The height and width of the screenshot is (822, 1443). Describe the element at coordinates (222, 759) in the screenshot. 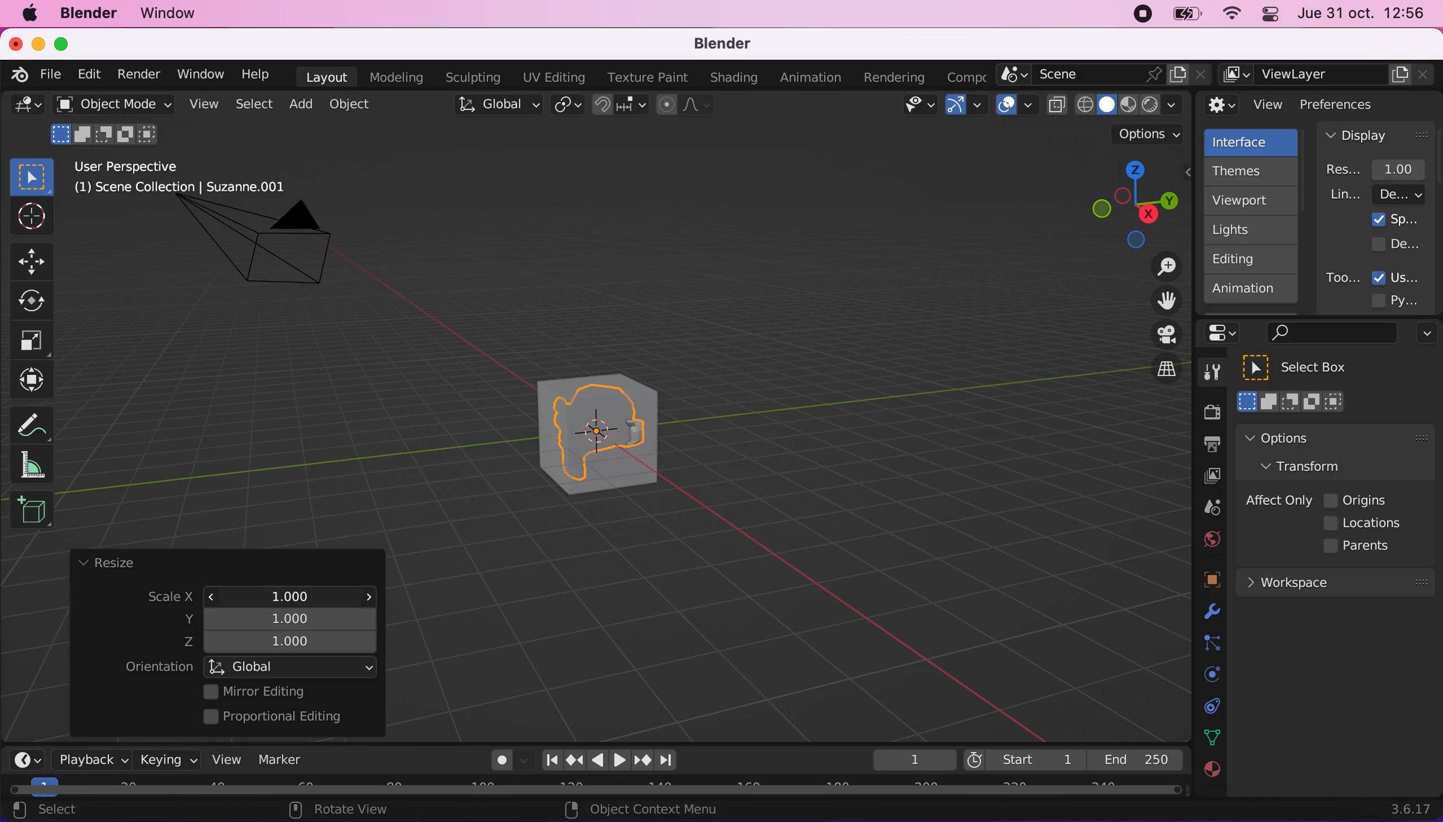

I see `view` at that location.